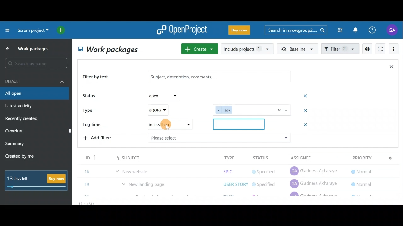 This screenshot has height=226, width=403. Describe the element at coordinates (32, 31) in the screenshot. I see `Project name` at that location.